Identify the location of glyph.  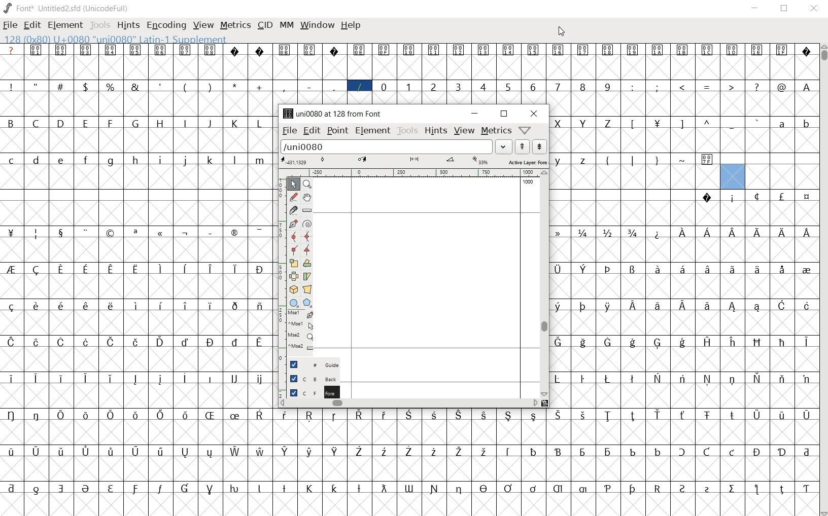
(10, 123).